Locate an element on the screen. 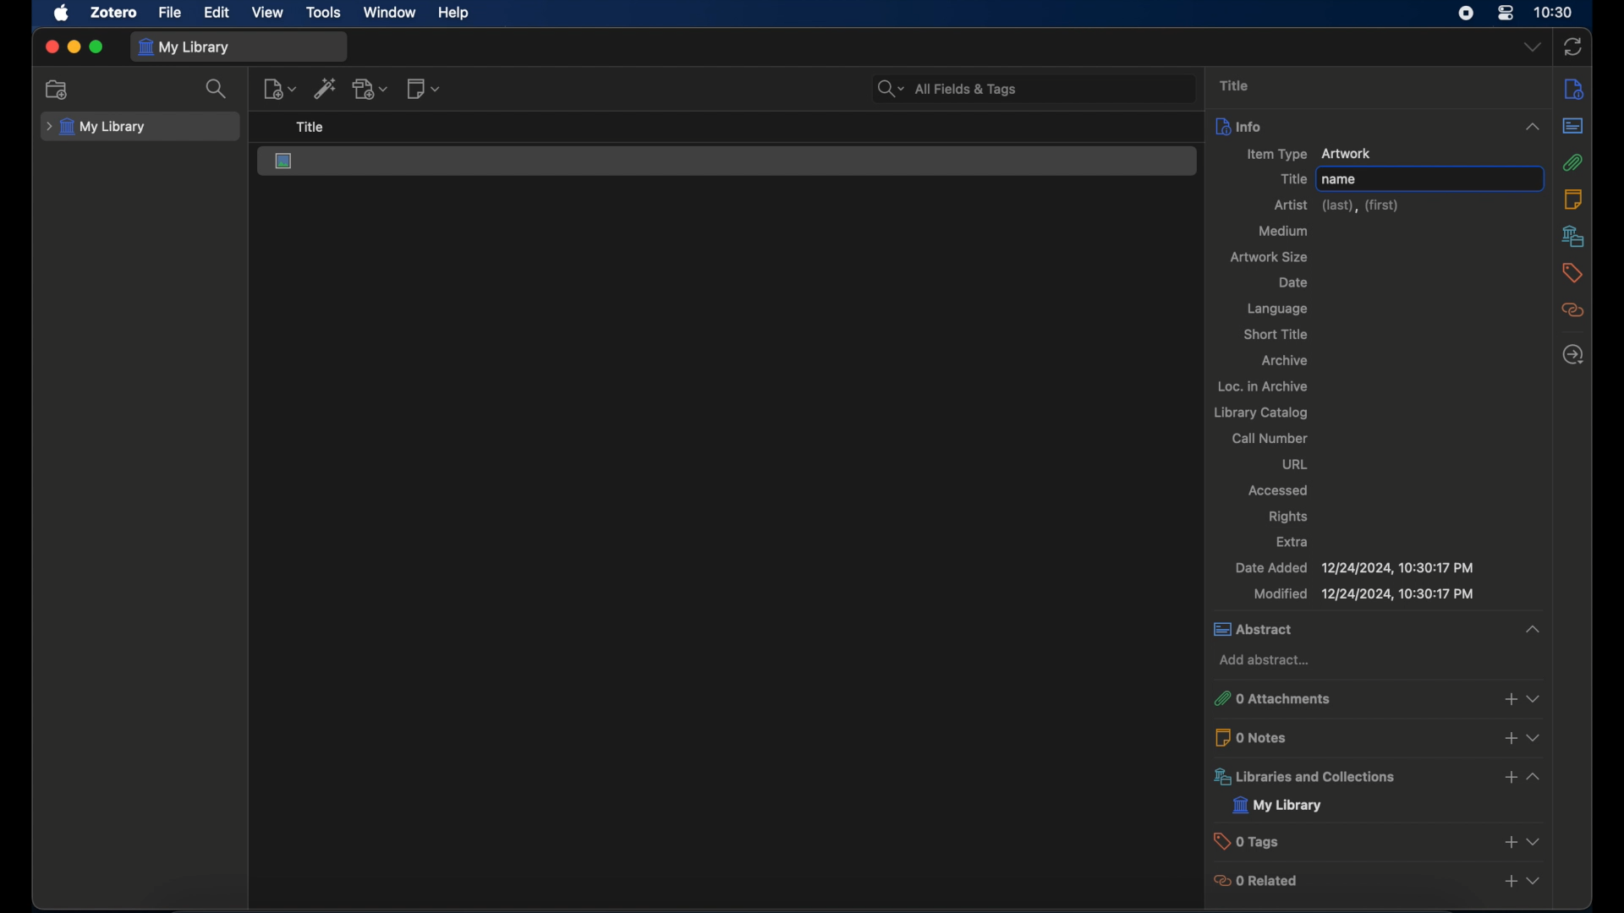 This screenshot has width=1624, height=913. extra is located at coordinates (1292, 542).